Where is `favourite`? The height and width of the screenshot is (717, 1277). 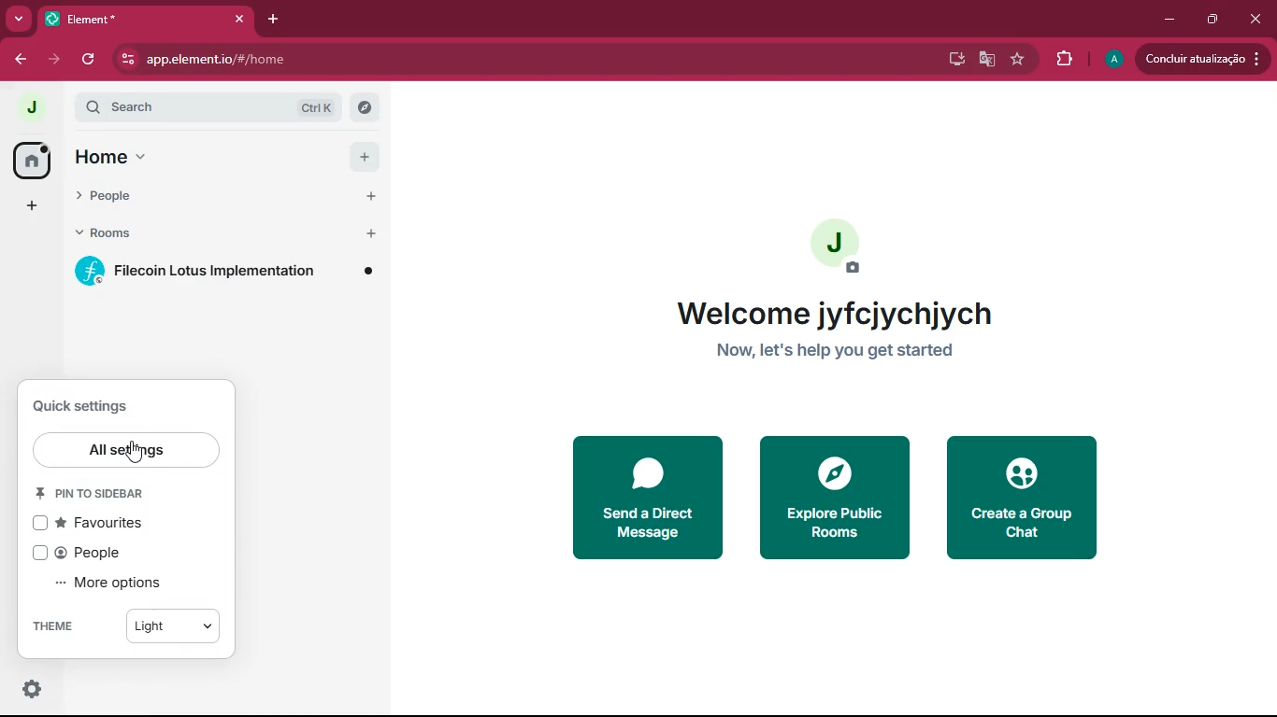 favourite is located at coordinates (1020, 63).